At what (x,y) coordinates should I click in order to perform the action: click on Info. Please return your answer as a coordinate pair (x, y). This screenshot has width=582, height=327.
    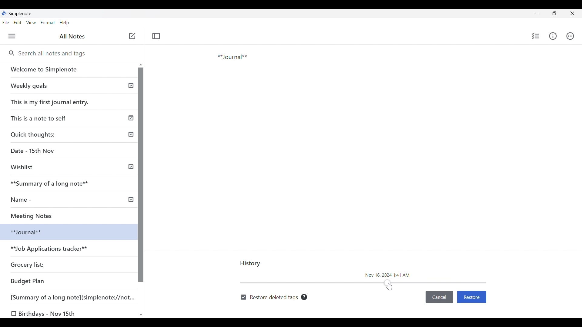
    Looking at the image, I should click on (553, 36).